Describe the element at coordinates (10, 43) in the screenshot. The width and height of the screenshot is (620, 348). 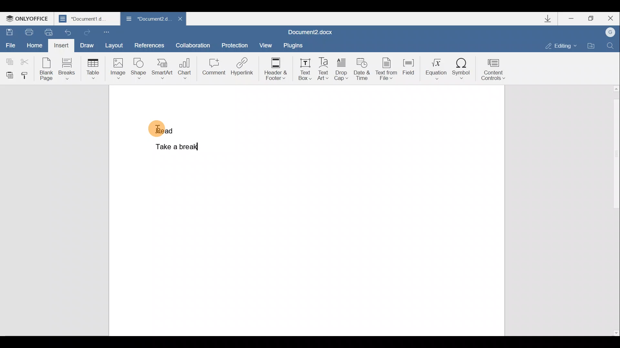
I see `File` at that location.